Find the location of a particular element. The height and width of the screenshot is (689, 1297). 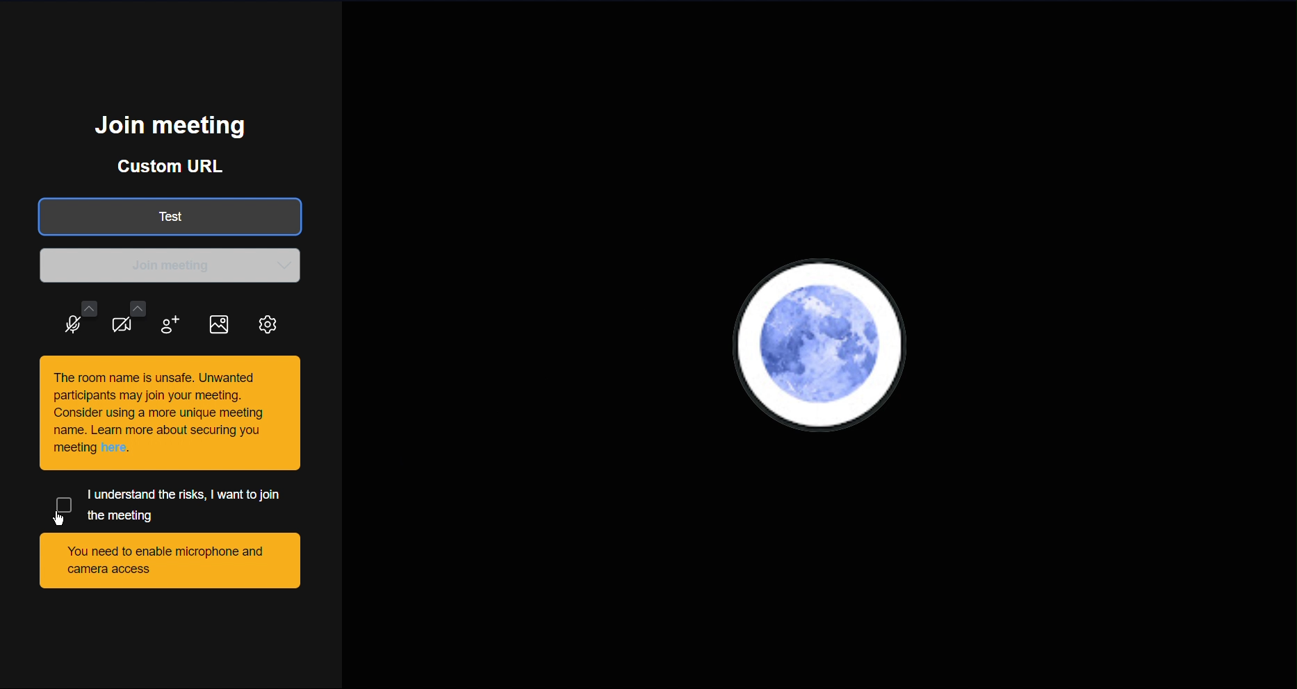

Cursor is located at coordinates (60, 522).